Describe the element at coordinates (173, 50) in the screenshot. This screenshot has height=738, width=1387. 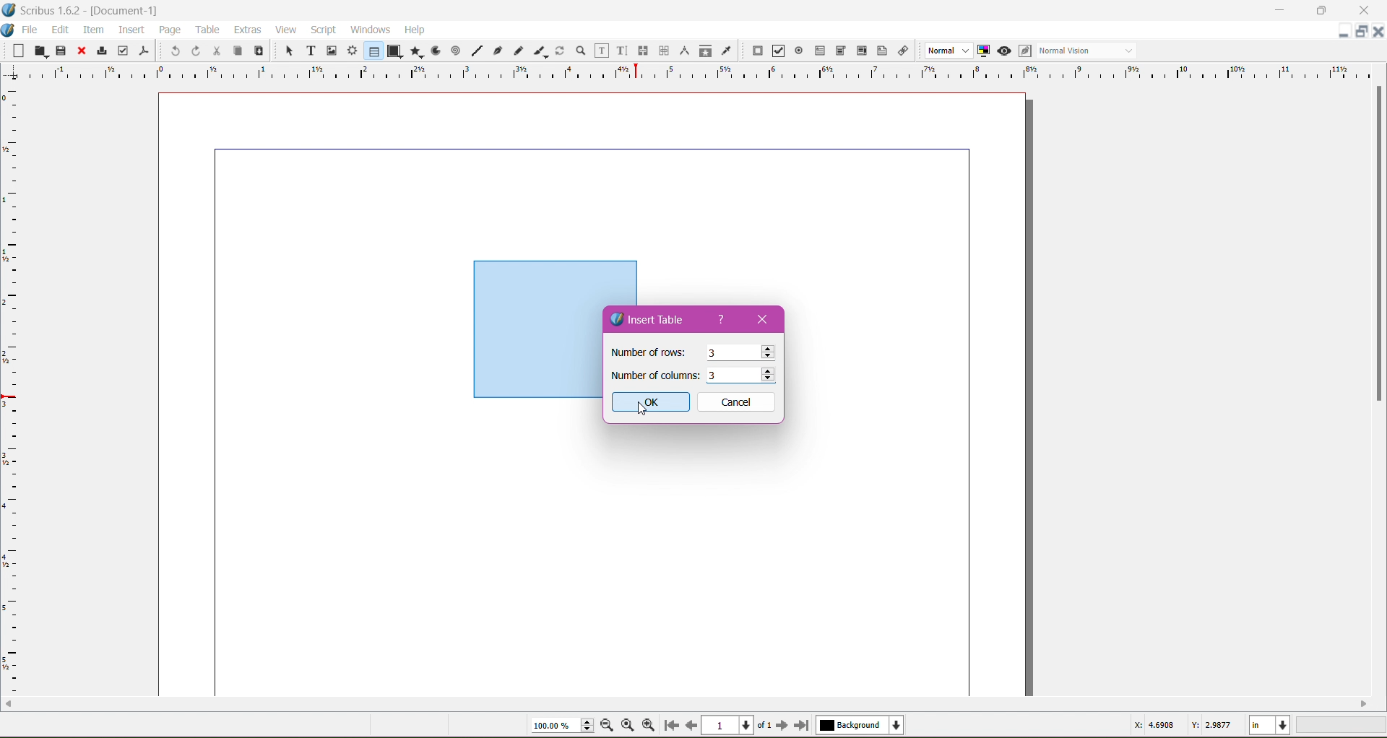
I see `Undo` at that location.